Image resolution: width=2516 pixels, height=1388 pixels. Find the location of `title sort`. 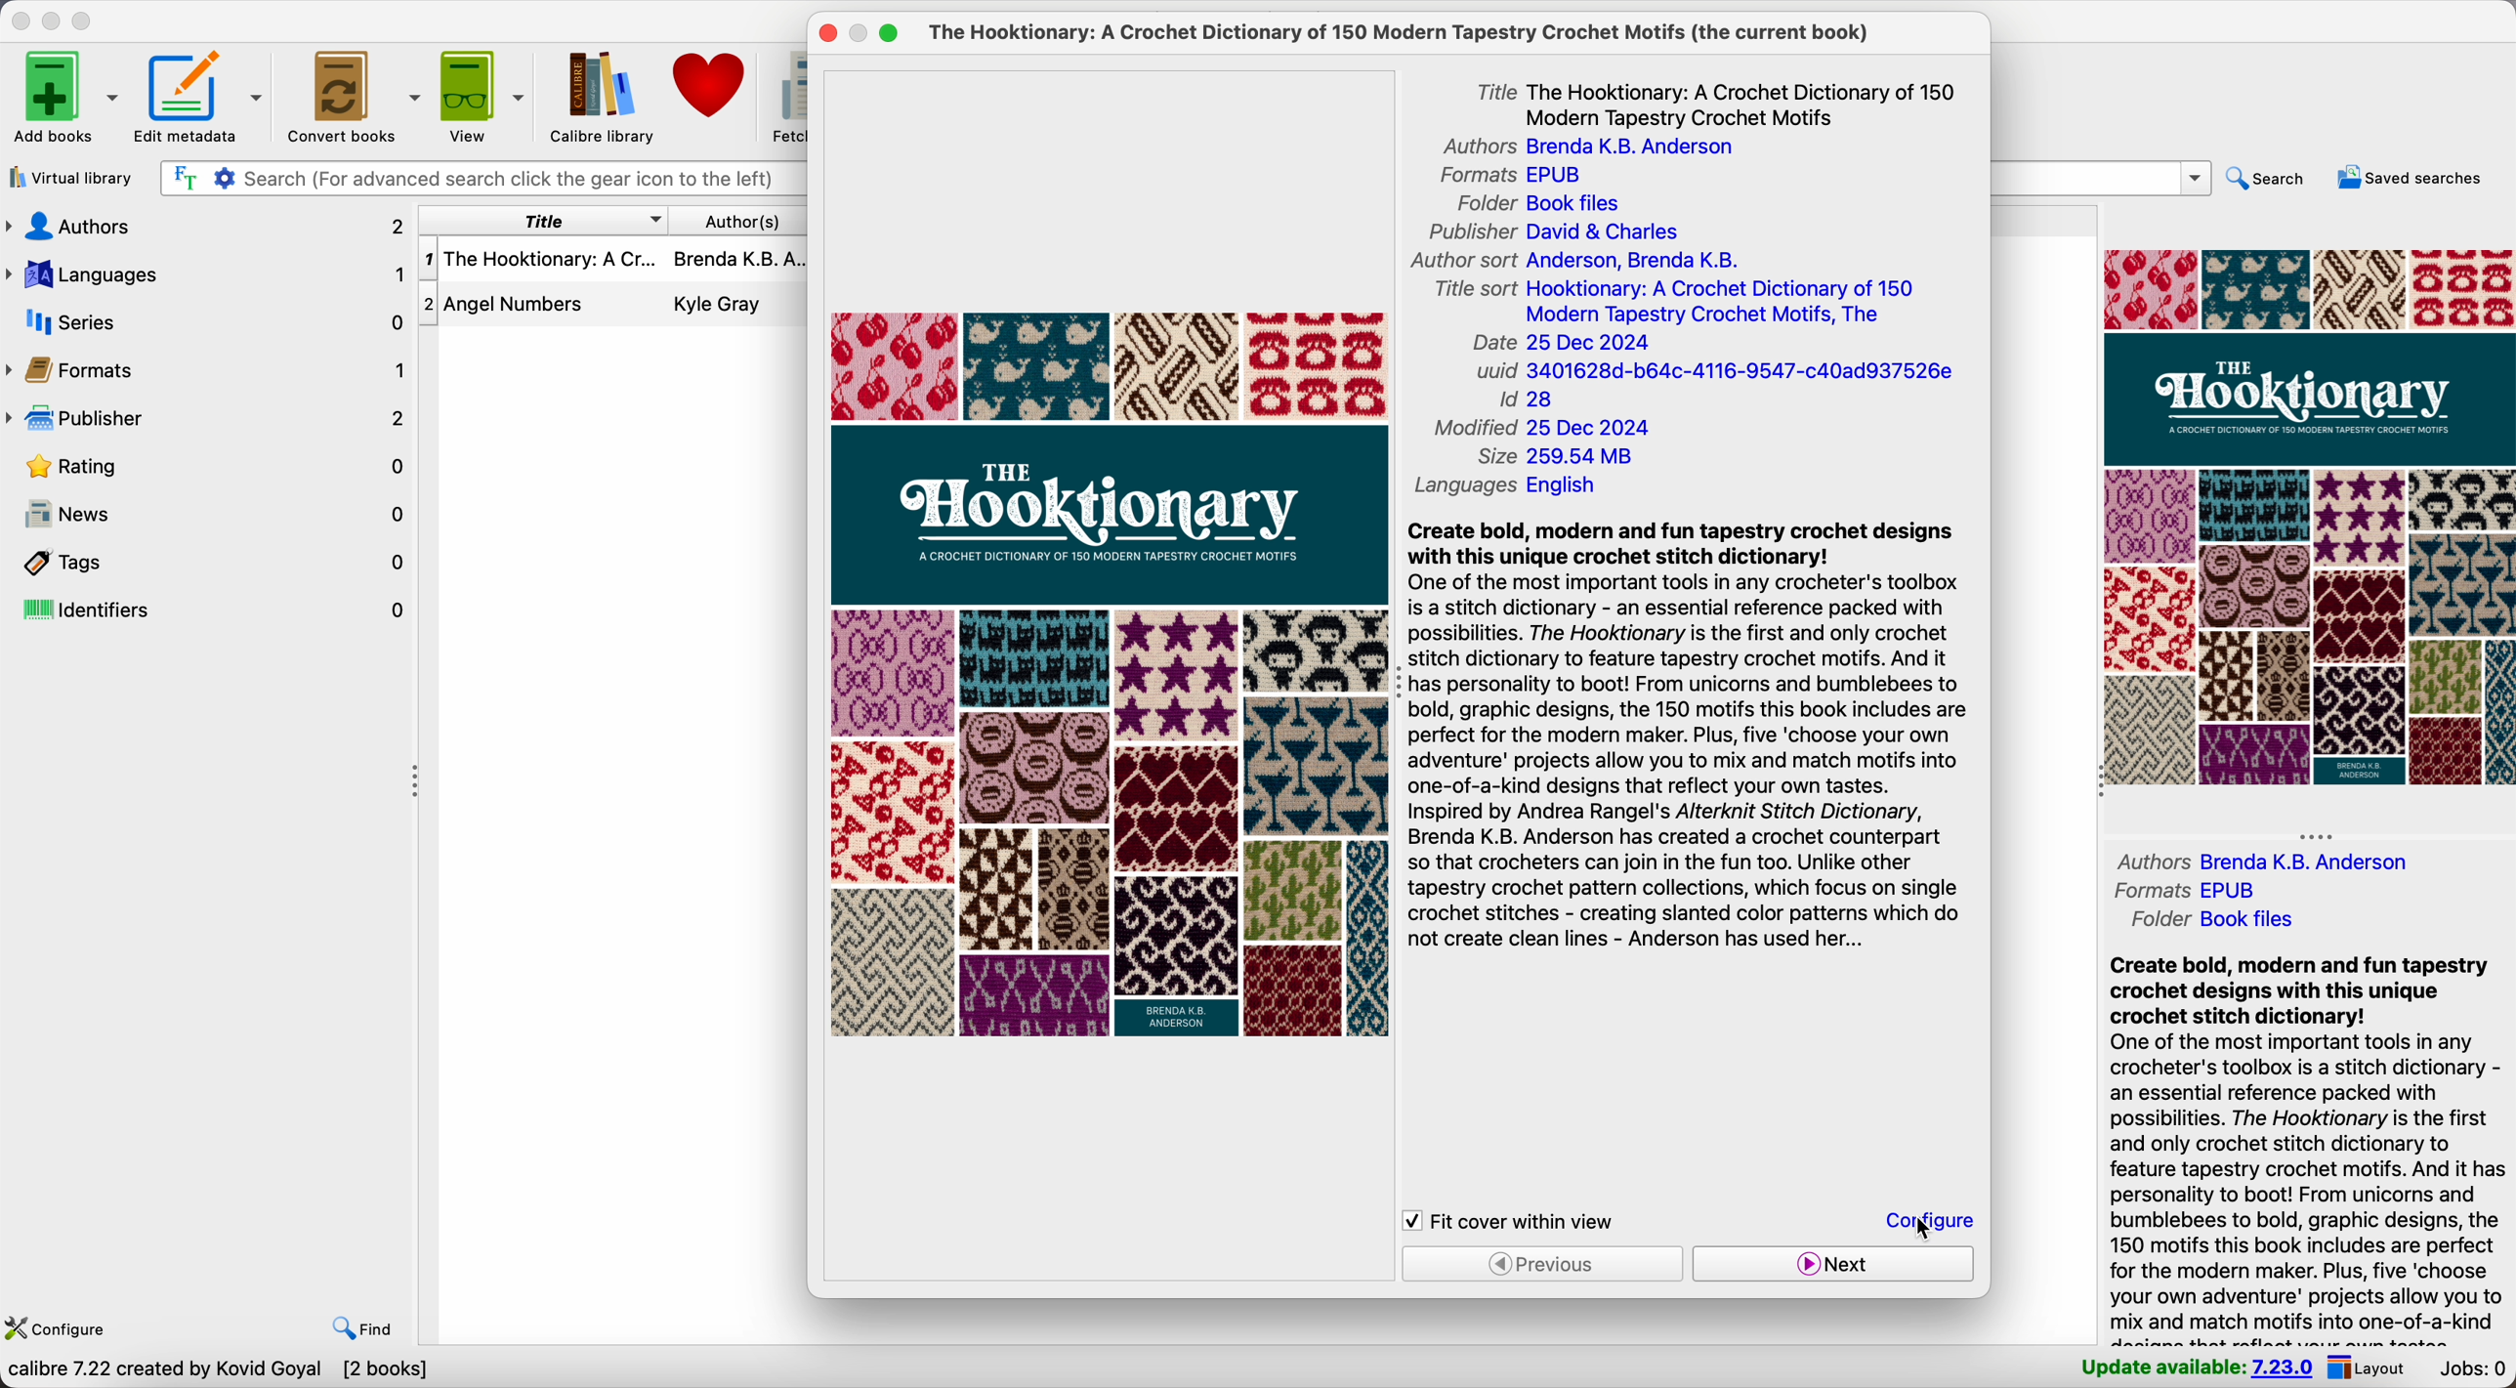

title sort is located at coordinates (1678, 302).